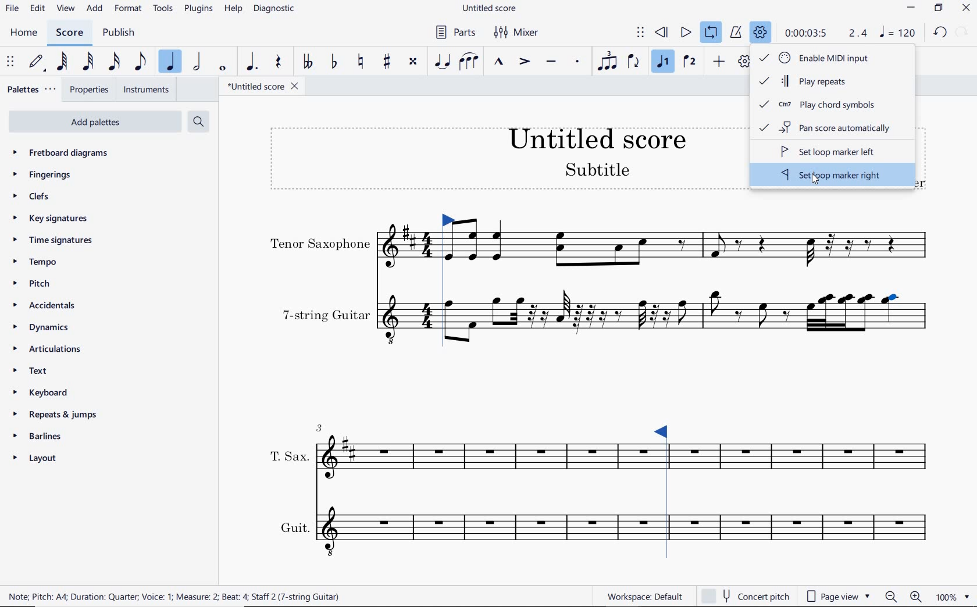 This screenshot has width=977, height=607. Describe the element at coordinates (307, 63) in the screenshot. I see `TOGGLE-DOUBLE FLAT` at that location.